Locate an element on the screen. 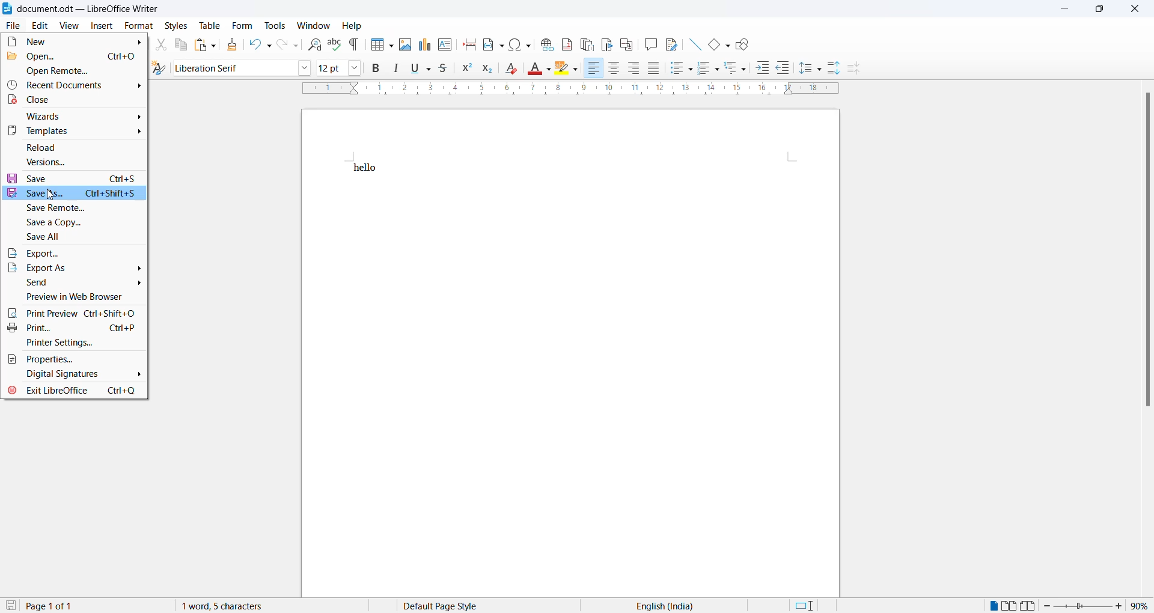 This screenshot has height=613, width=1154. Clear direct formatting is located at coordinates (513, 70).